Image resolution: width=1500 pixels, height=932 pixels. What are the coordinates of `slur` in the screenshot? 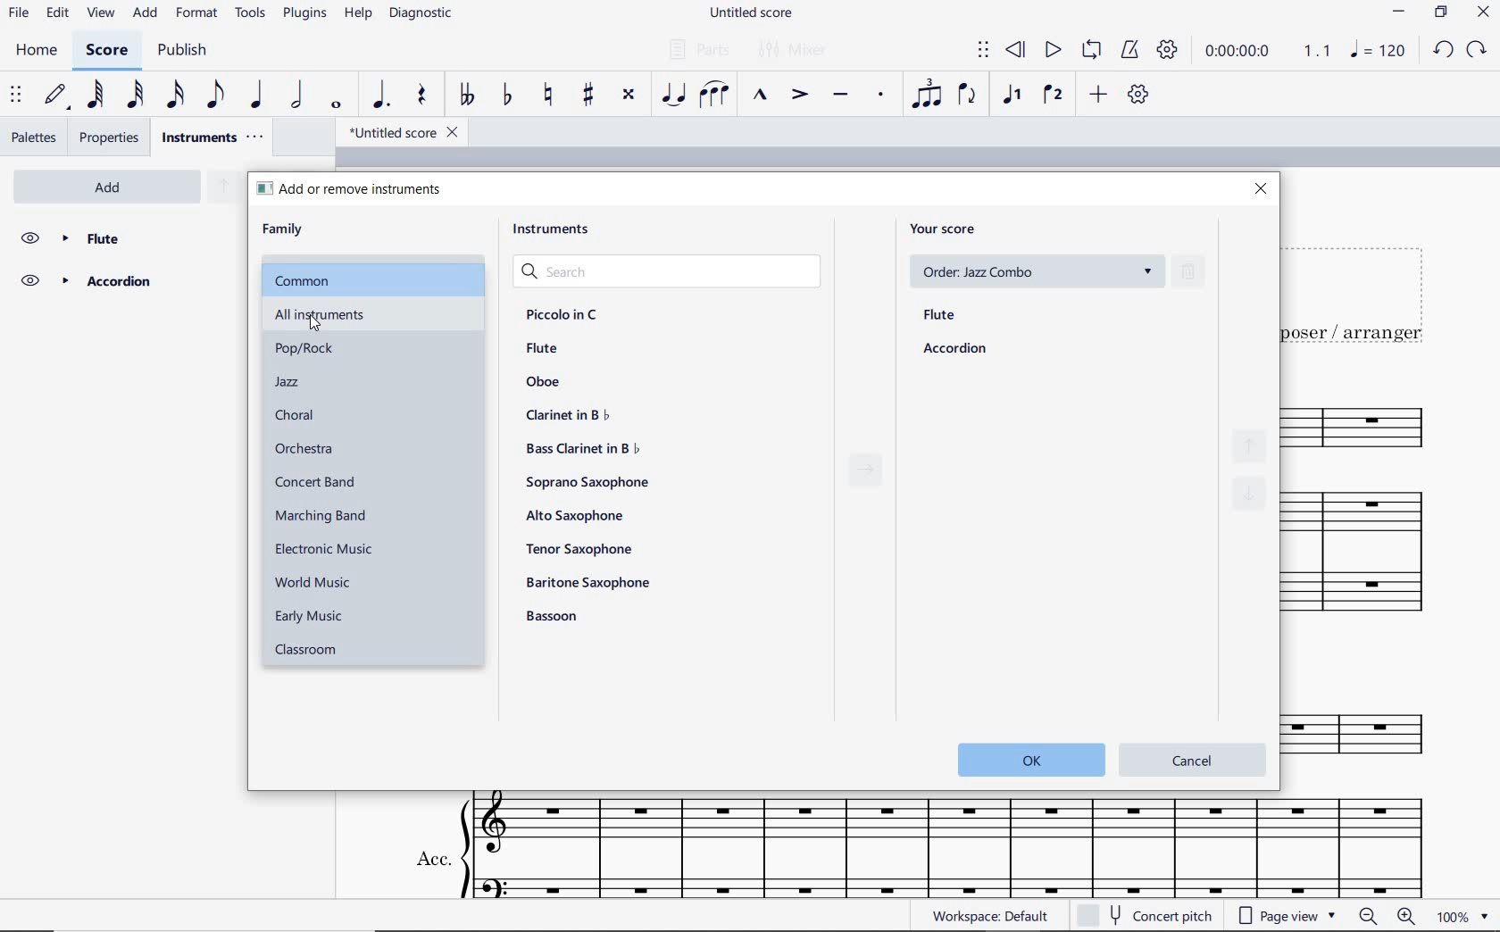 It's located at (717, 96).